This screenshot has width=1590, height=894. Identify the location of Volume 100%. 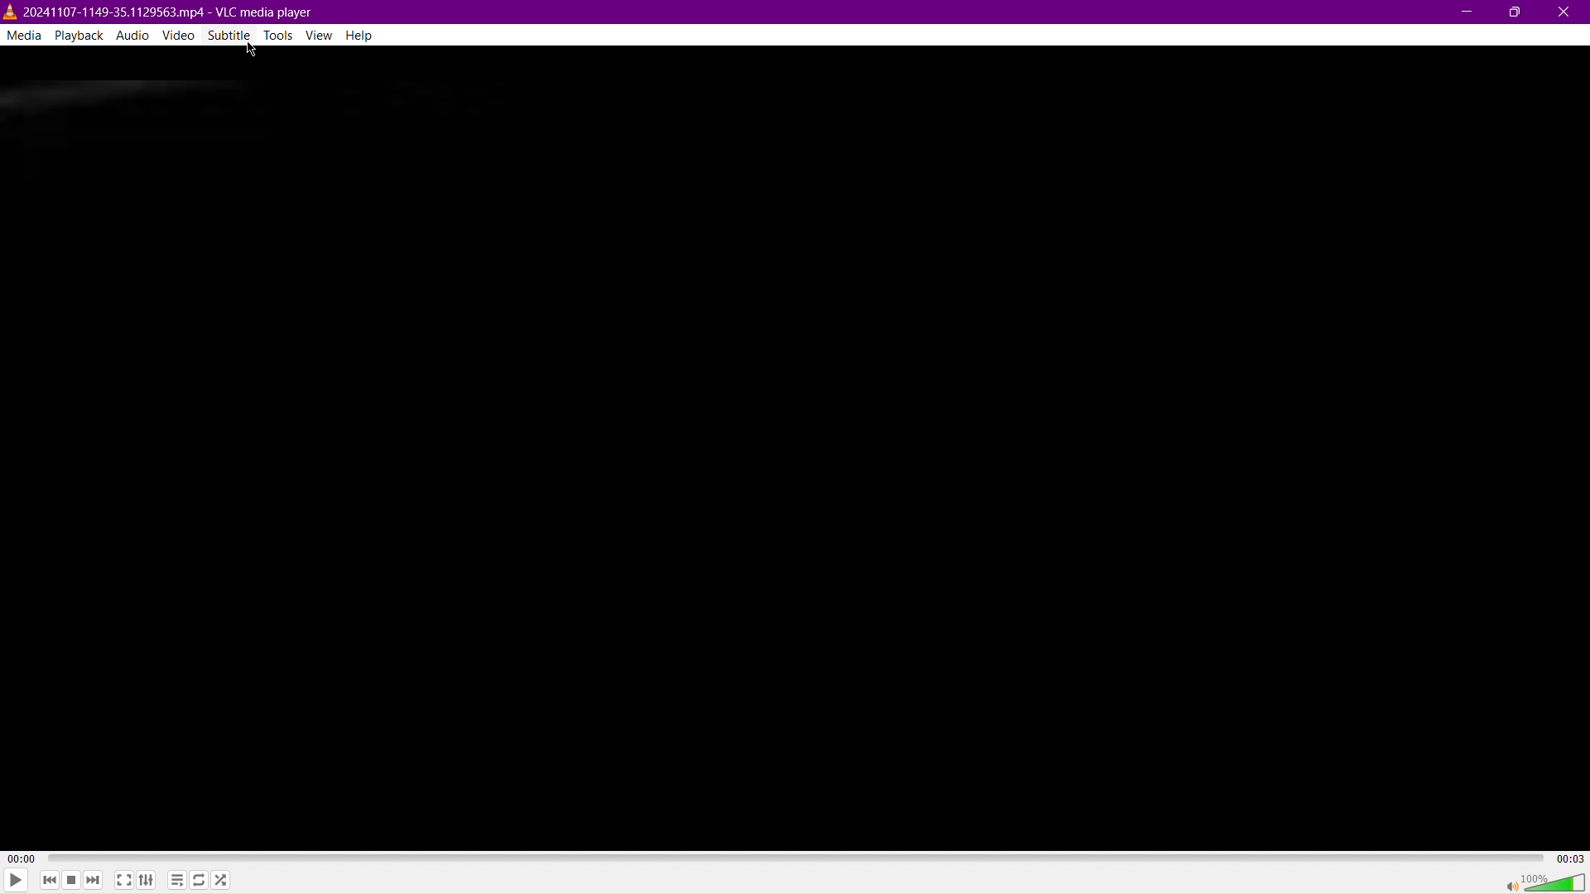
(1544, 882).